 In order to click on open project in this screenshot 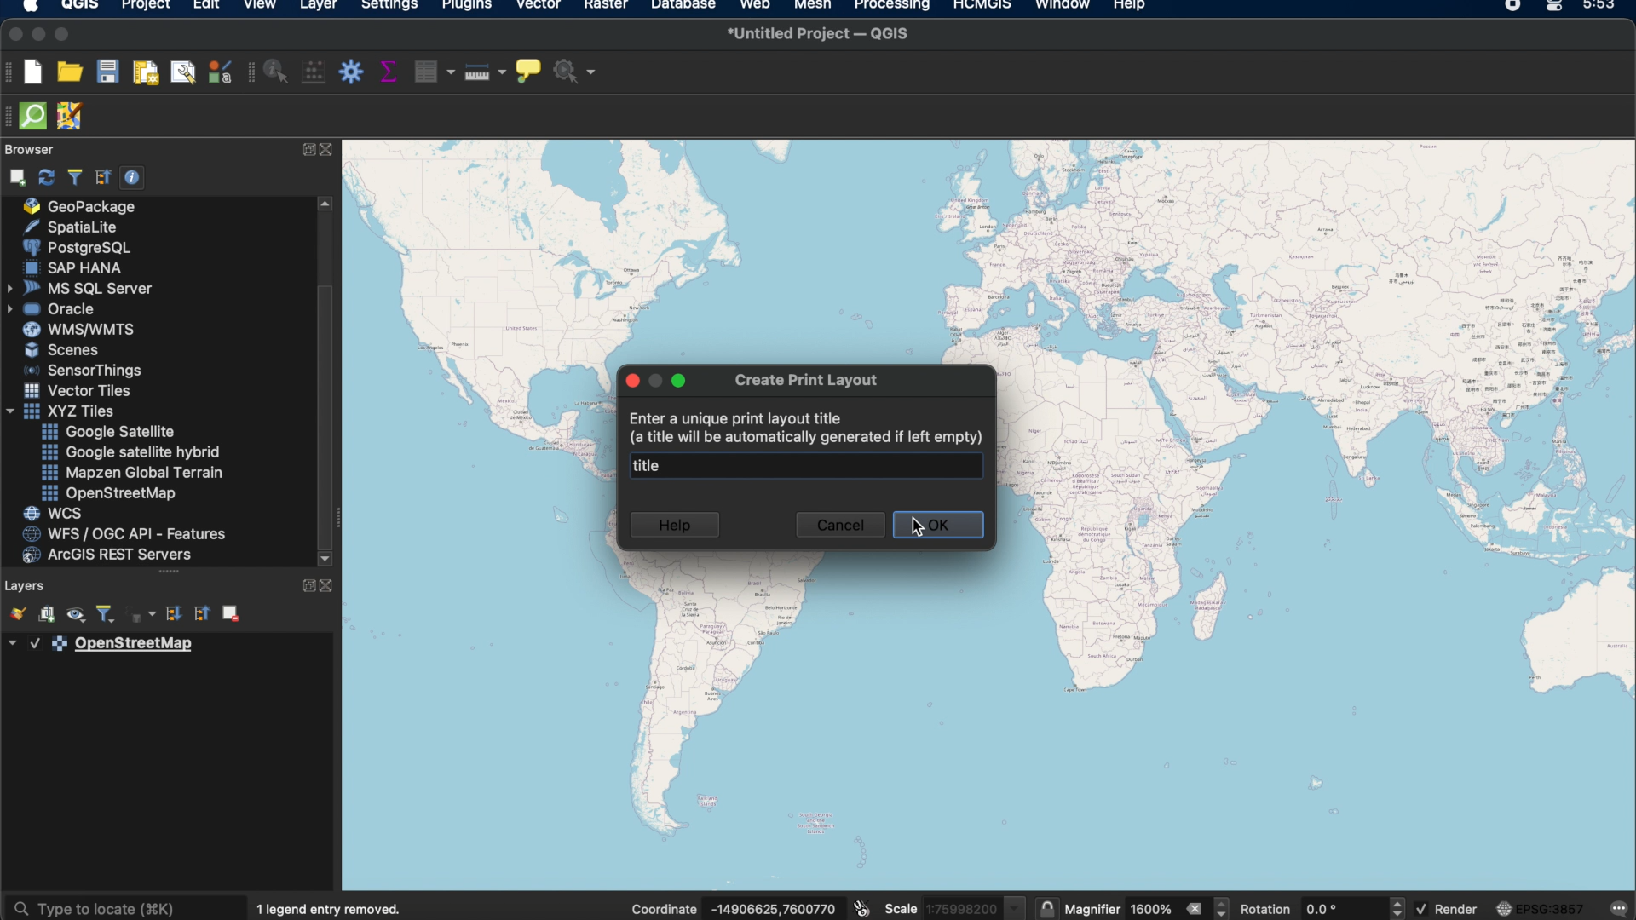, I will do `click(67, 73)`.